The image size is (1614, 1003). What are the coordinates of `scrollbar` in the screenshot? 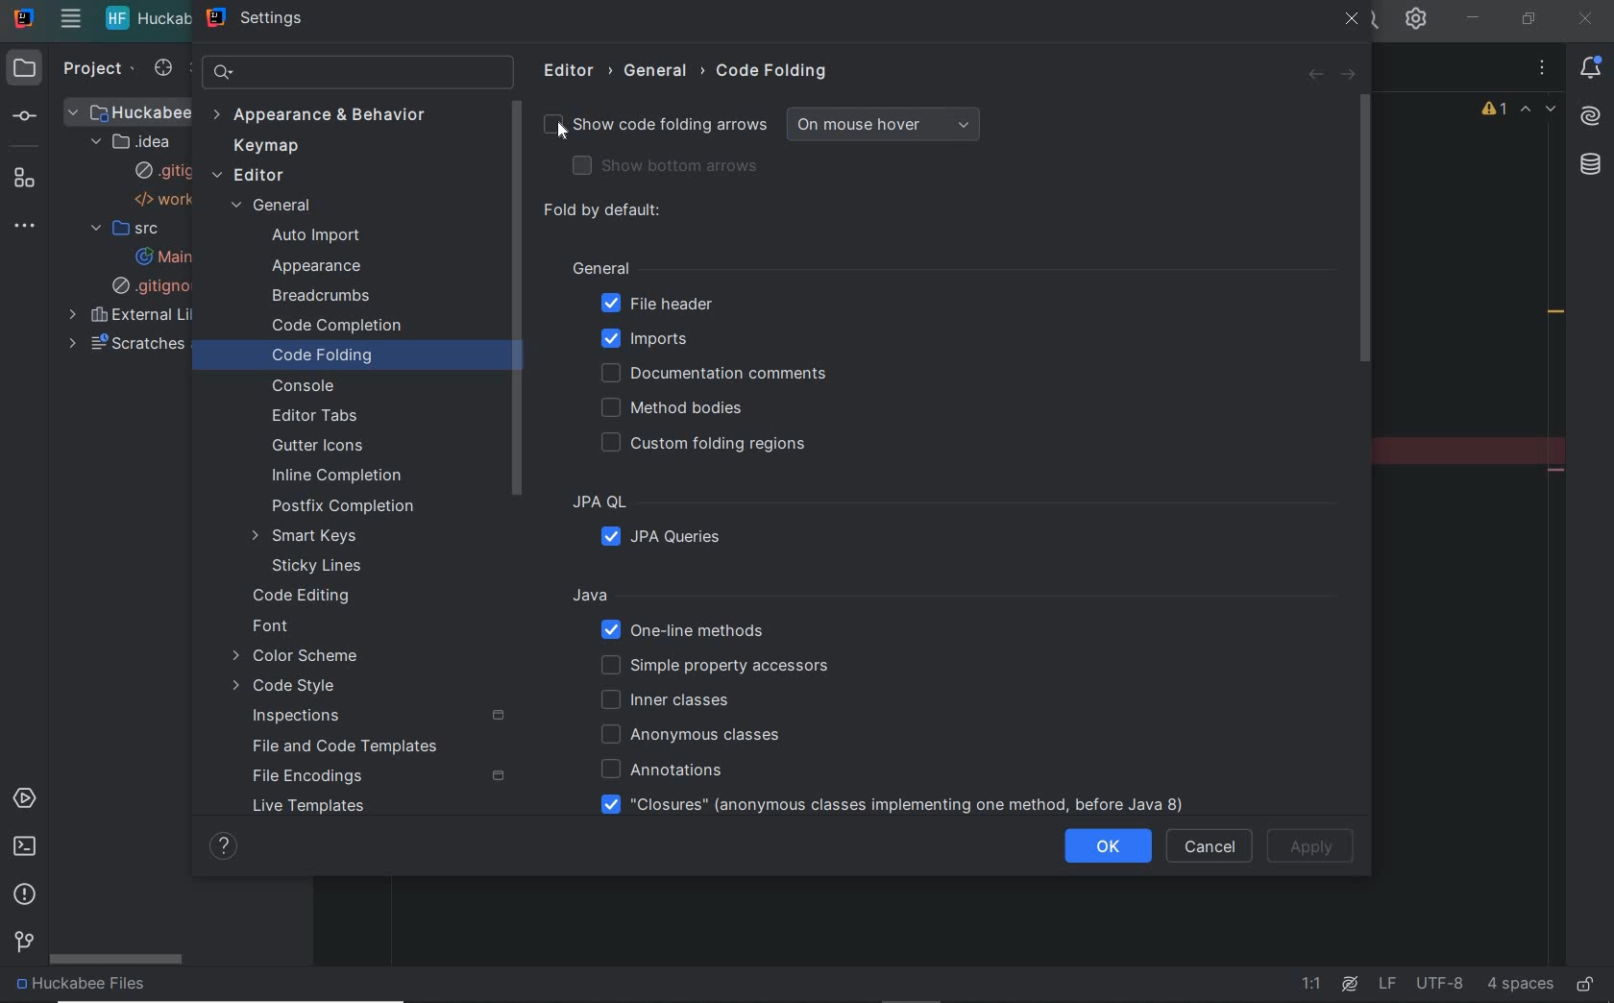 It's located at (118, 961).